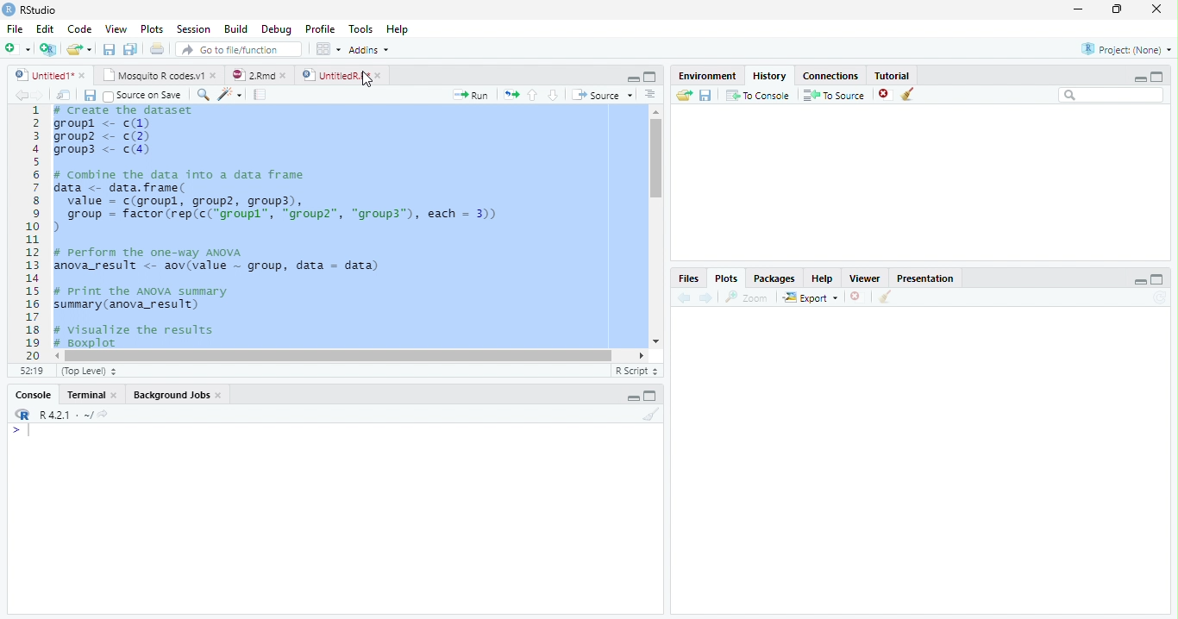 Image resolution: width=1178 pixels, height=619 pixels. Describe the element at coordinates (48, 49) in the screenshot. I see `Create a Project` at that location.